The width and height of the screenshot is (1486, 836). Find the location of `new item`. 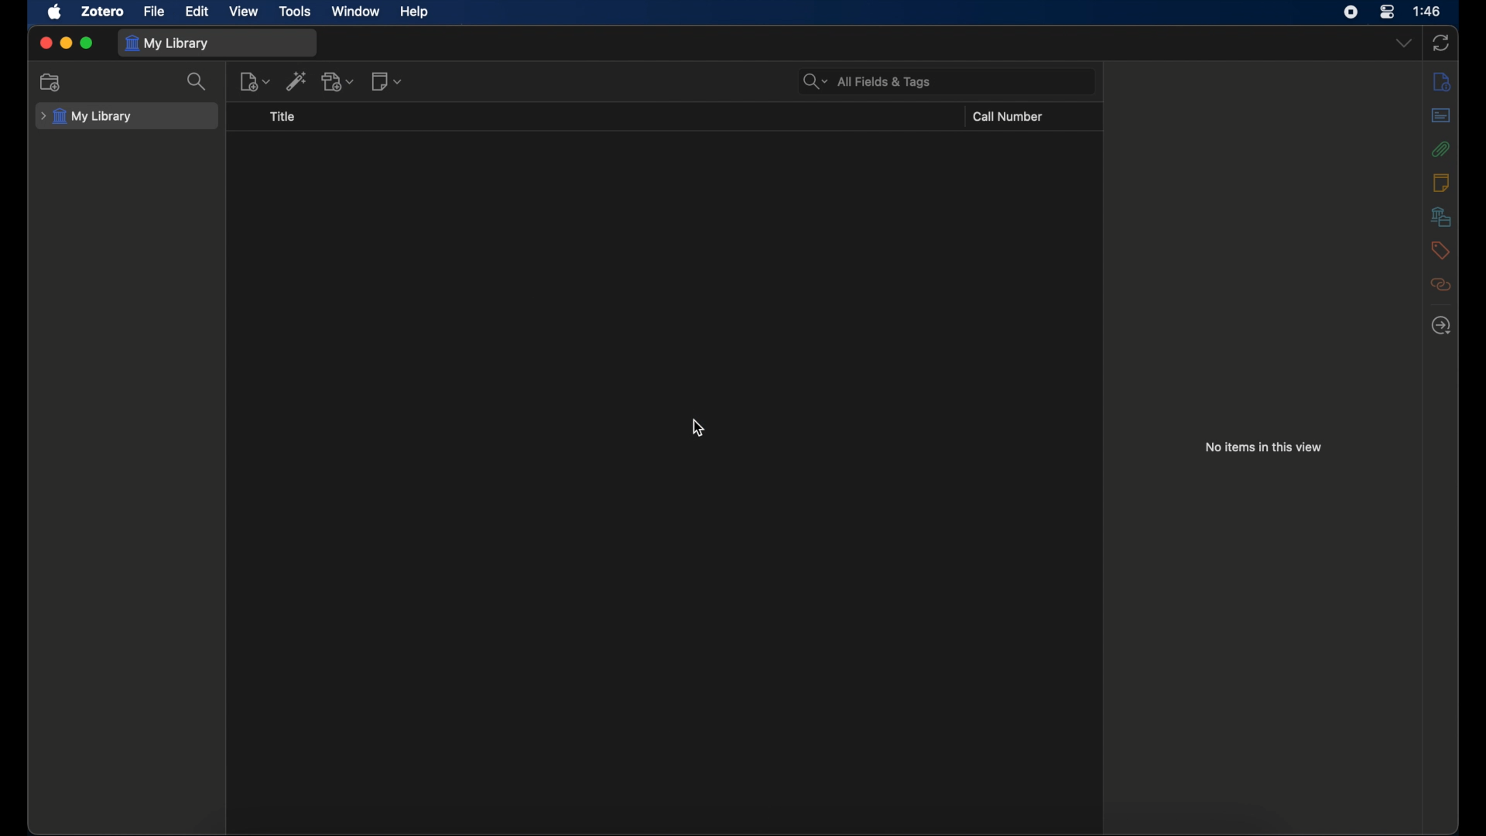

new item is located at coordinates (255, 82).